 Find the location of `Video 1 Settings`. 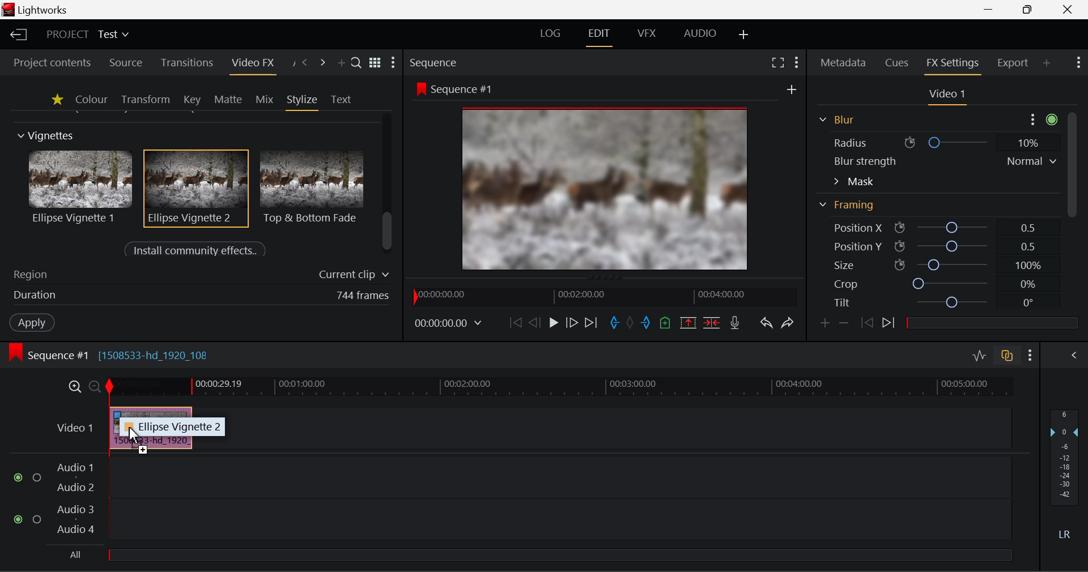

Video 1 Settings is located at coordinates (947, 95).